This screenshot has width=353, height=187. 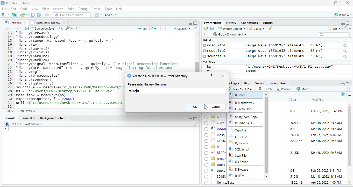 I want to click on Rscript, so click(x=240, y=95).